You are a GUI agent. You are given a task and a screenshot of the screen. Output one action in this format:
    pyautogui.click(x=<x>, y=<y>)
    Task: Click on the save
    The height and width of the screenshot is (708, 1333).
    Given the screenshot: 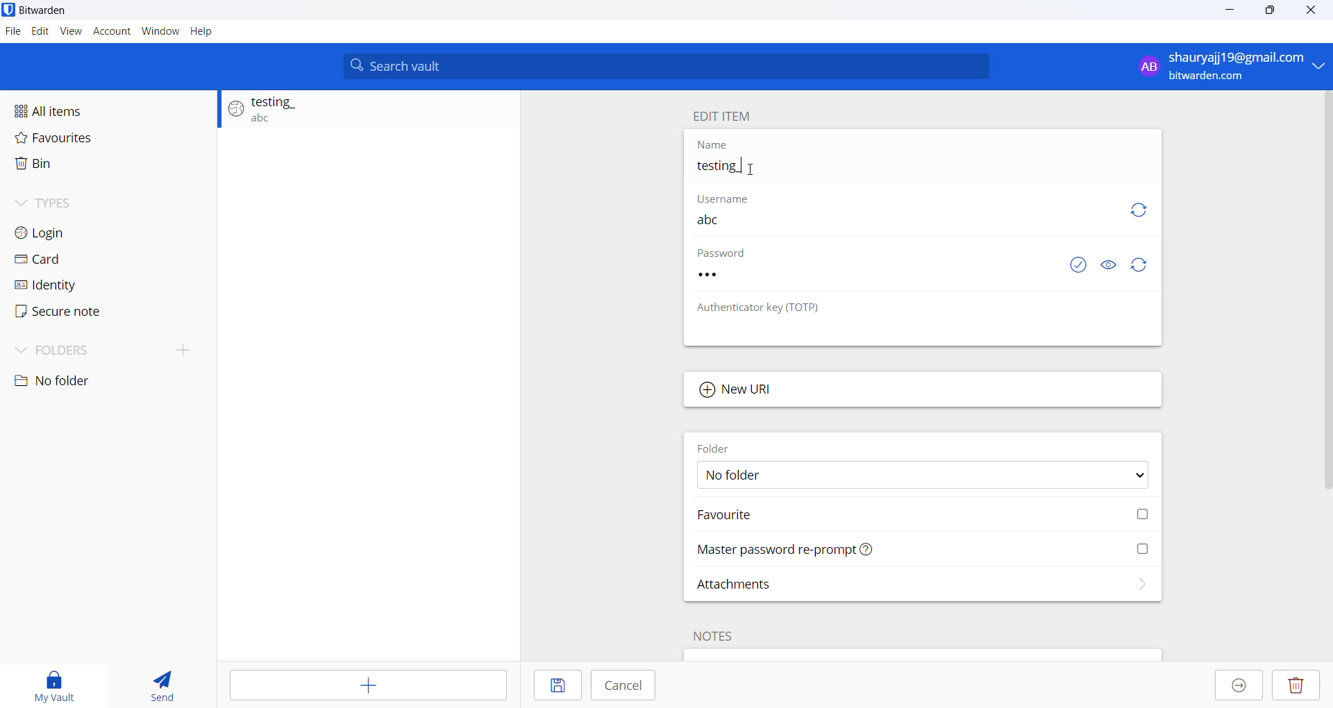 What is the action you would take?
    pyautogui.click(x=557, y=687)
    